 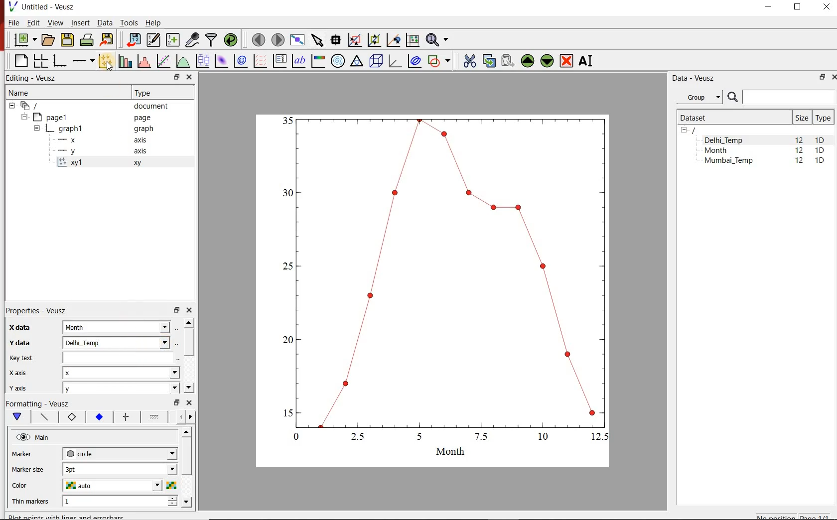 What do you see at coordinates (155, 417) in the screenshot?
I see `Minor ticks` at bounding box center [155, 417].